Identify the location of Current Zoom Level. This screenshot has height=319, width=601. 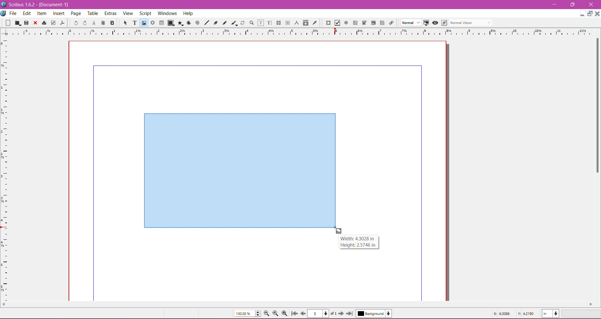
(248, 313).